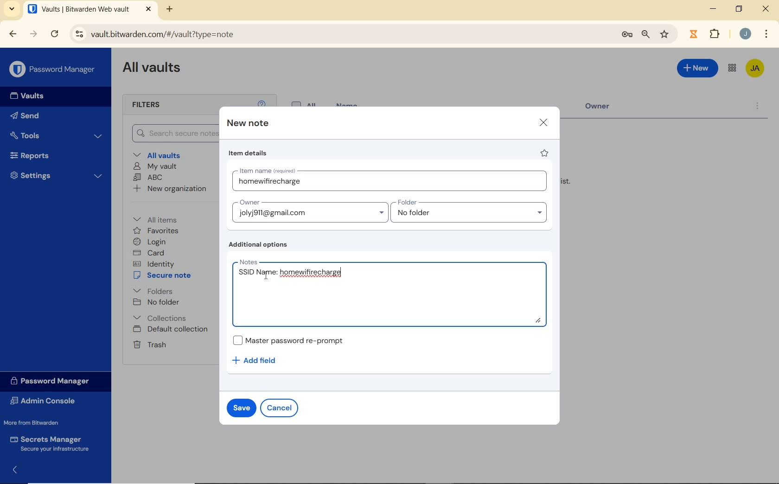  What do you see at coordinates (627, 36) in the screenshot?
I see `manage passwords` at bounding box center [627, 36].